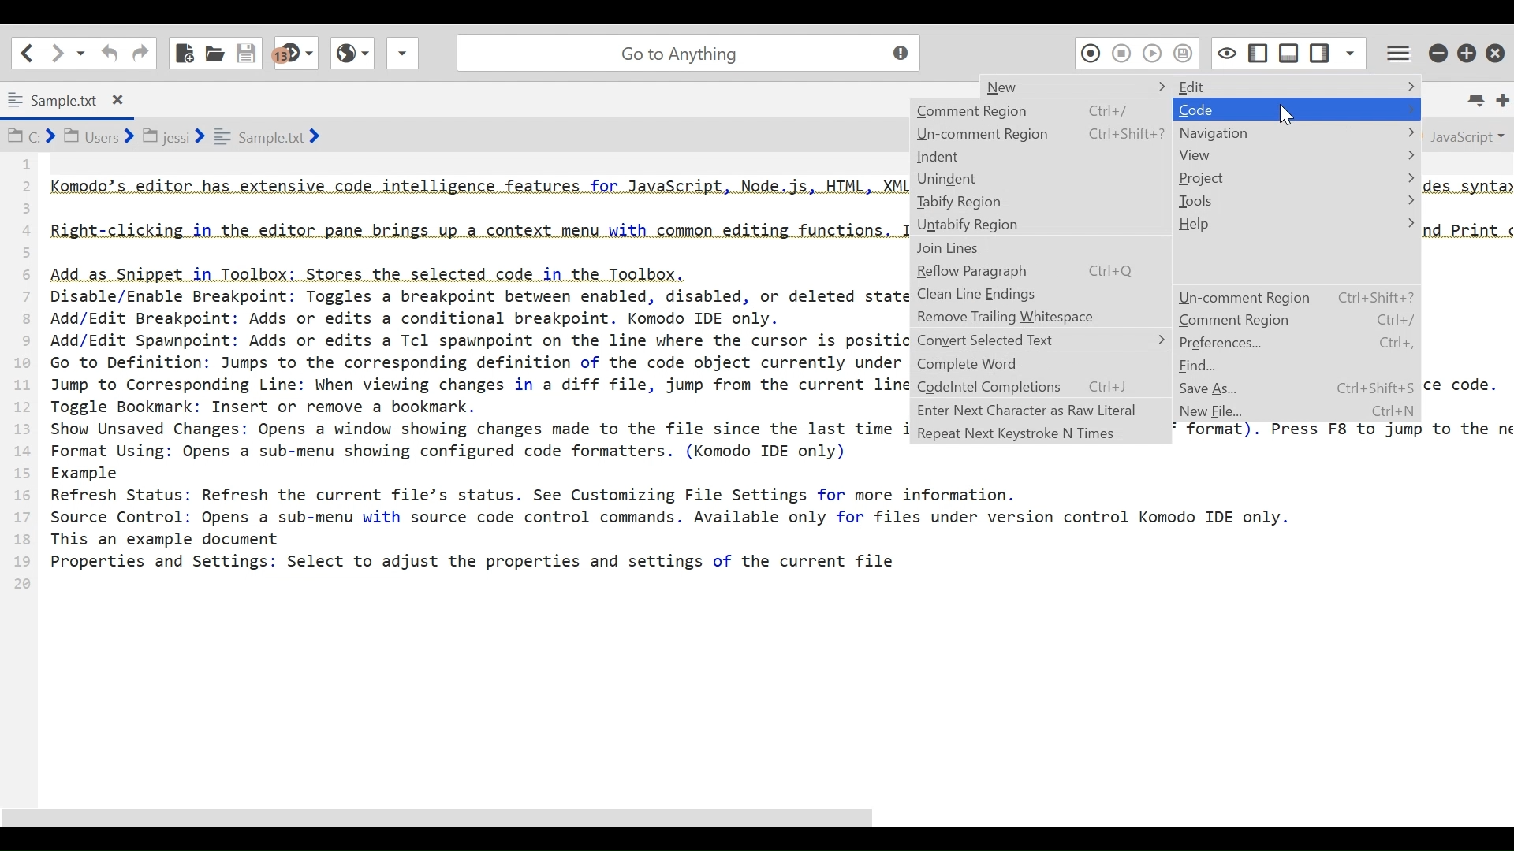 The height and width of the screenshot is (851, 1514). Describe the element at coordinates (1217, 412) in the screenshot. I see `New File` at that location.